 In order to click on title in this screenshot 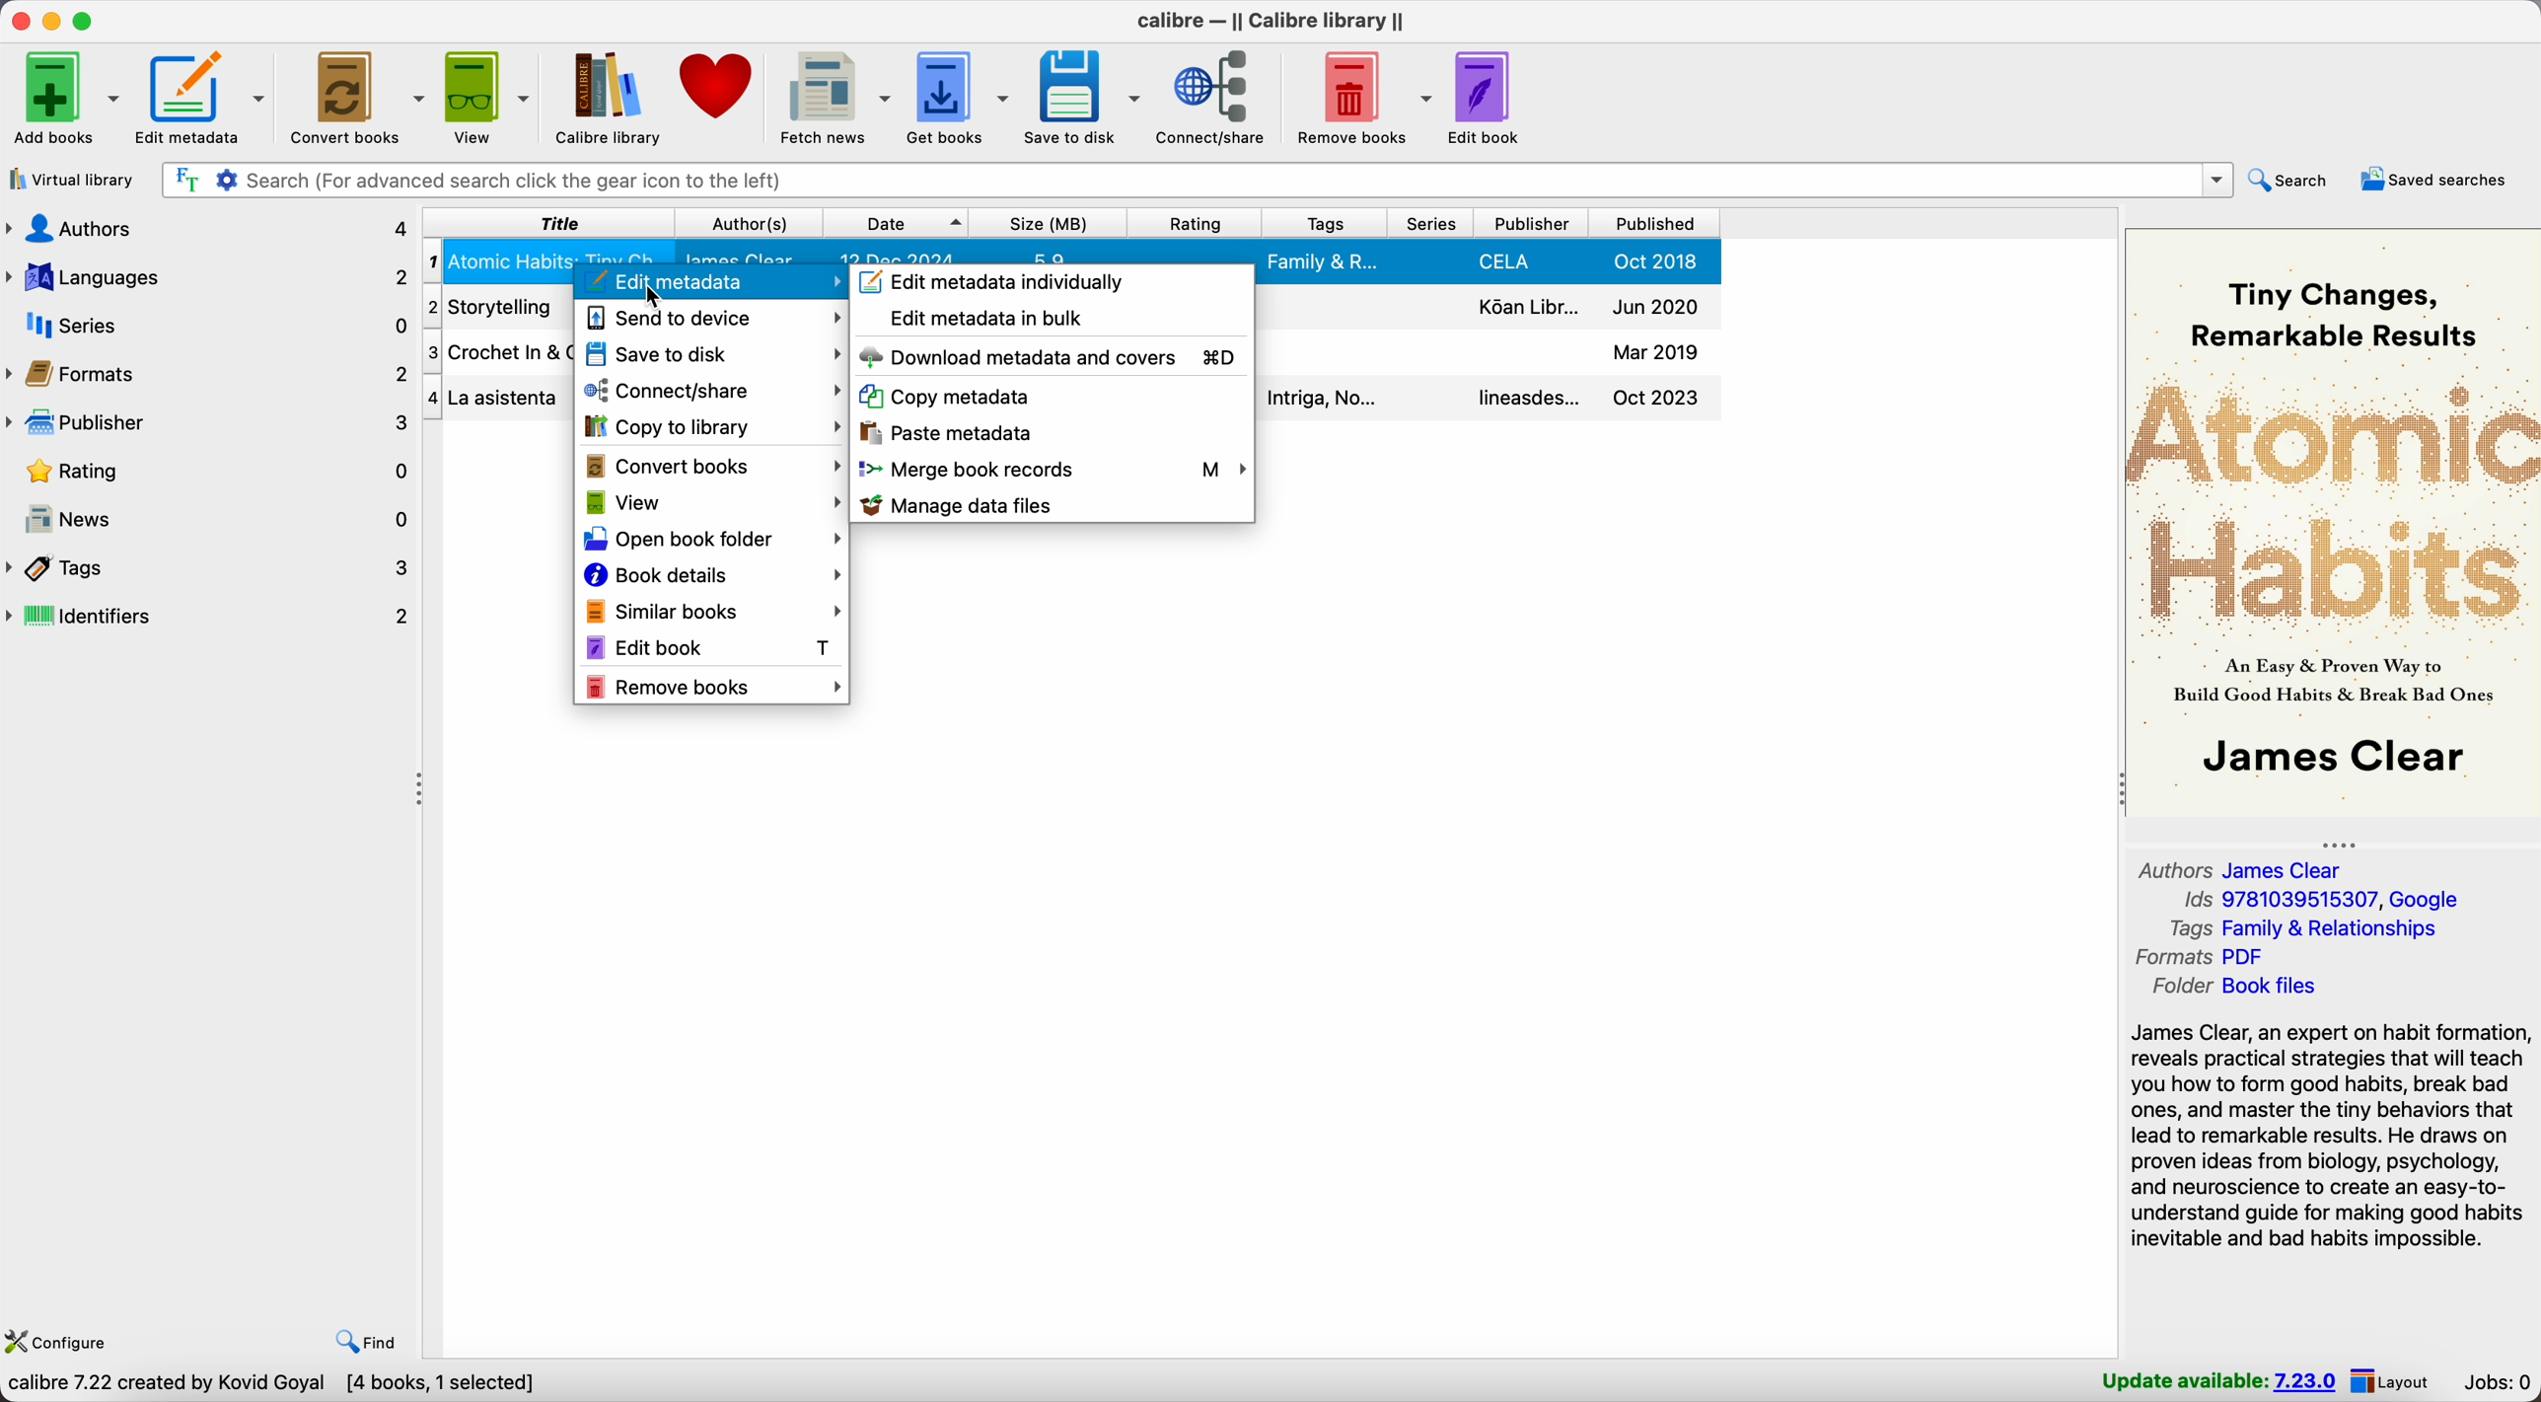, I will do `click(549, 222)`.